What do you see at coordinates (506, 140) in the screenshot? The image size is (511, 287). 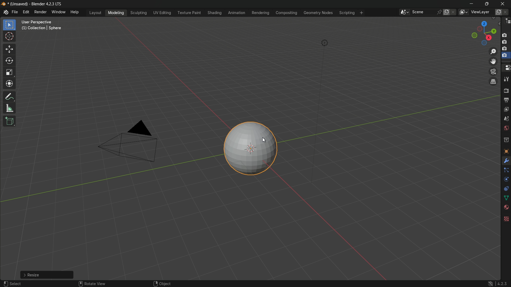 I see `collections` at bounding box center [506, 140].